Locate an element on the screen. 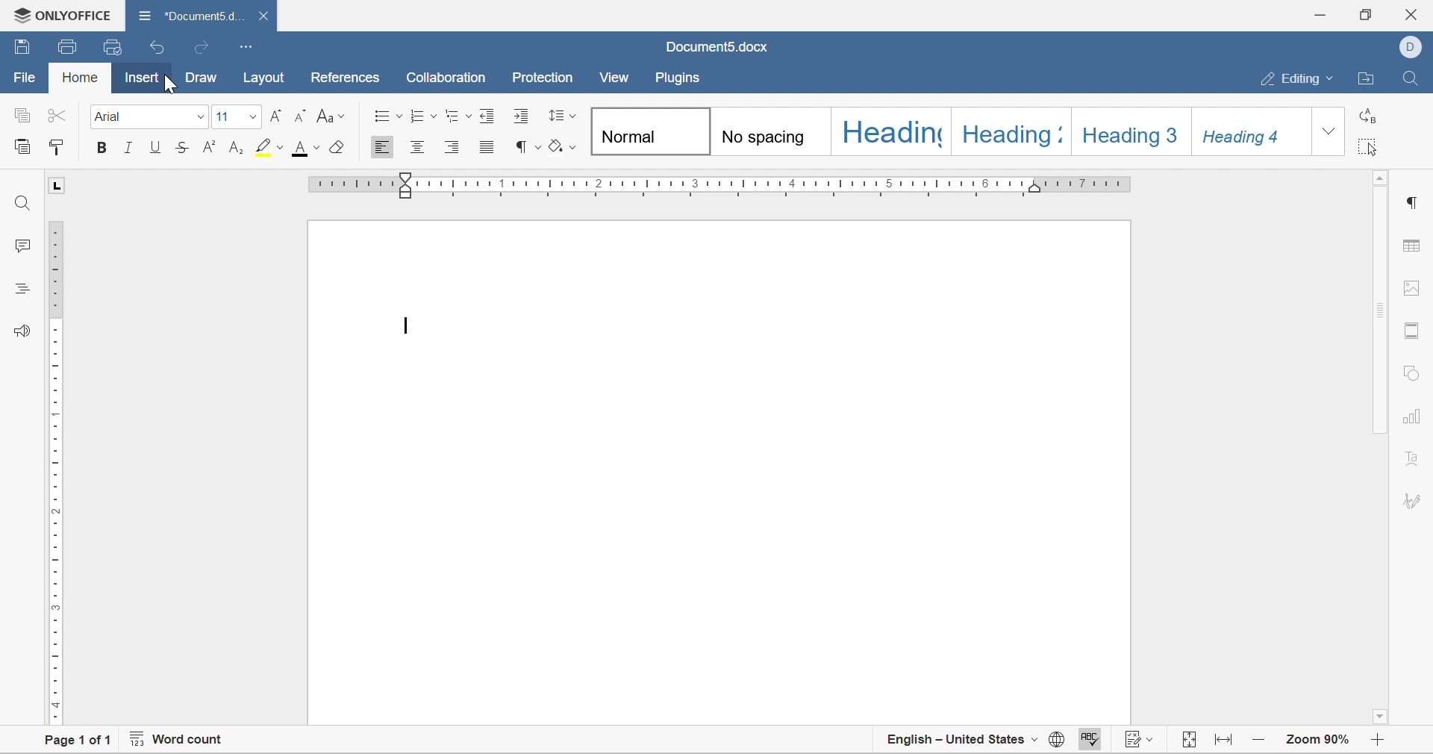 The height and width of the screenshot is (754, 1433). feedback and support is located at coordinates (23, 330).